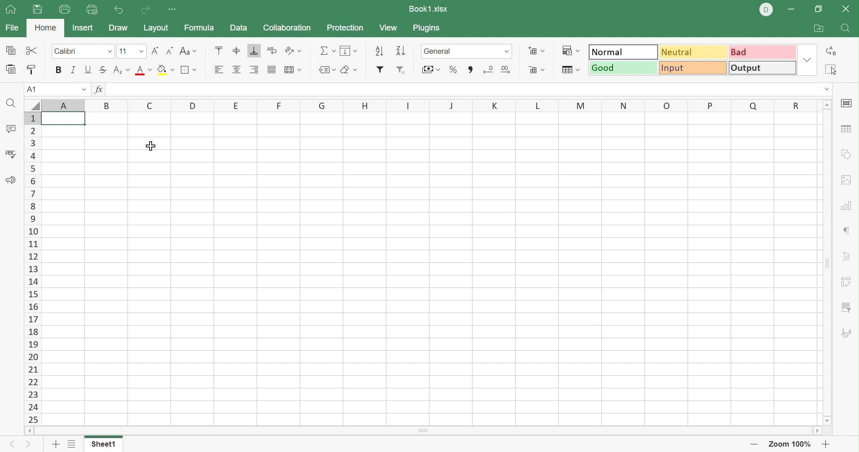 Image resolution: width=859 pixels, height=452 pixels. I want to click on Good, so click(623, 69).